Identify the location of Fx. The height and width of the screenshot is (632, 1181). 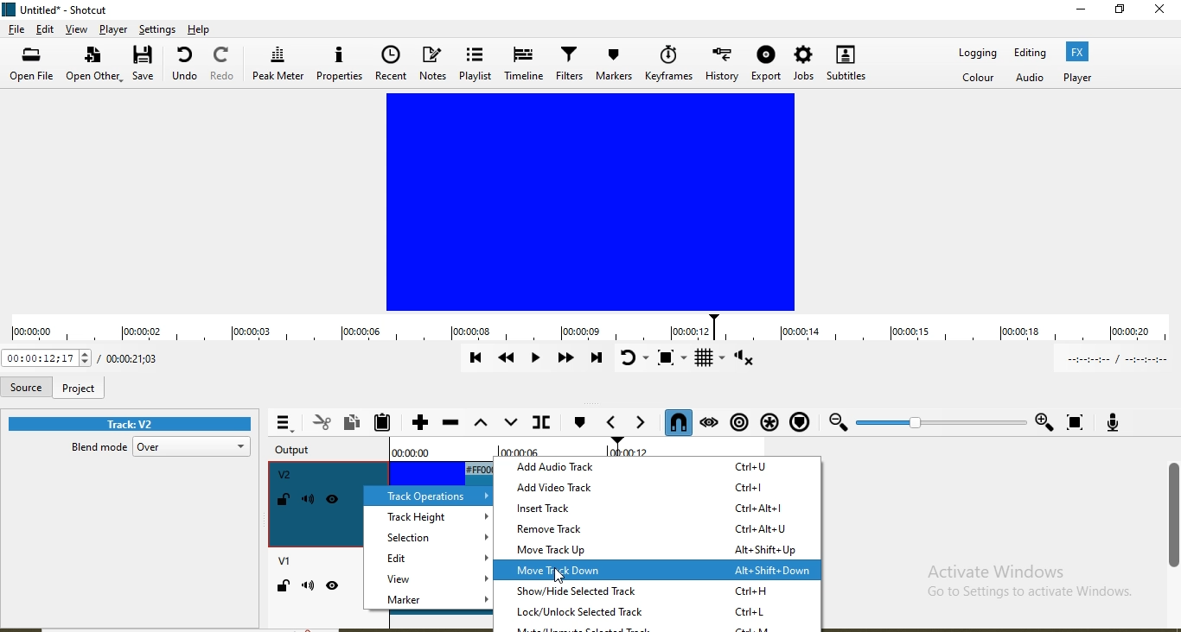
(1078, 52).